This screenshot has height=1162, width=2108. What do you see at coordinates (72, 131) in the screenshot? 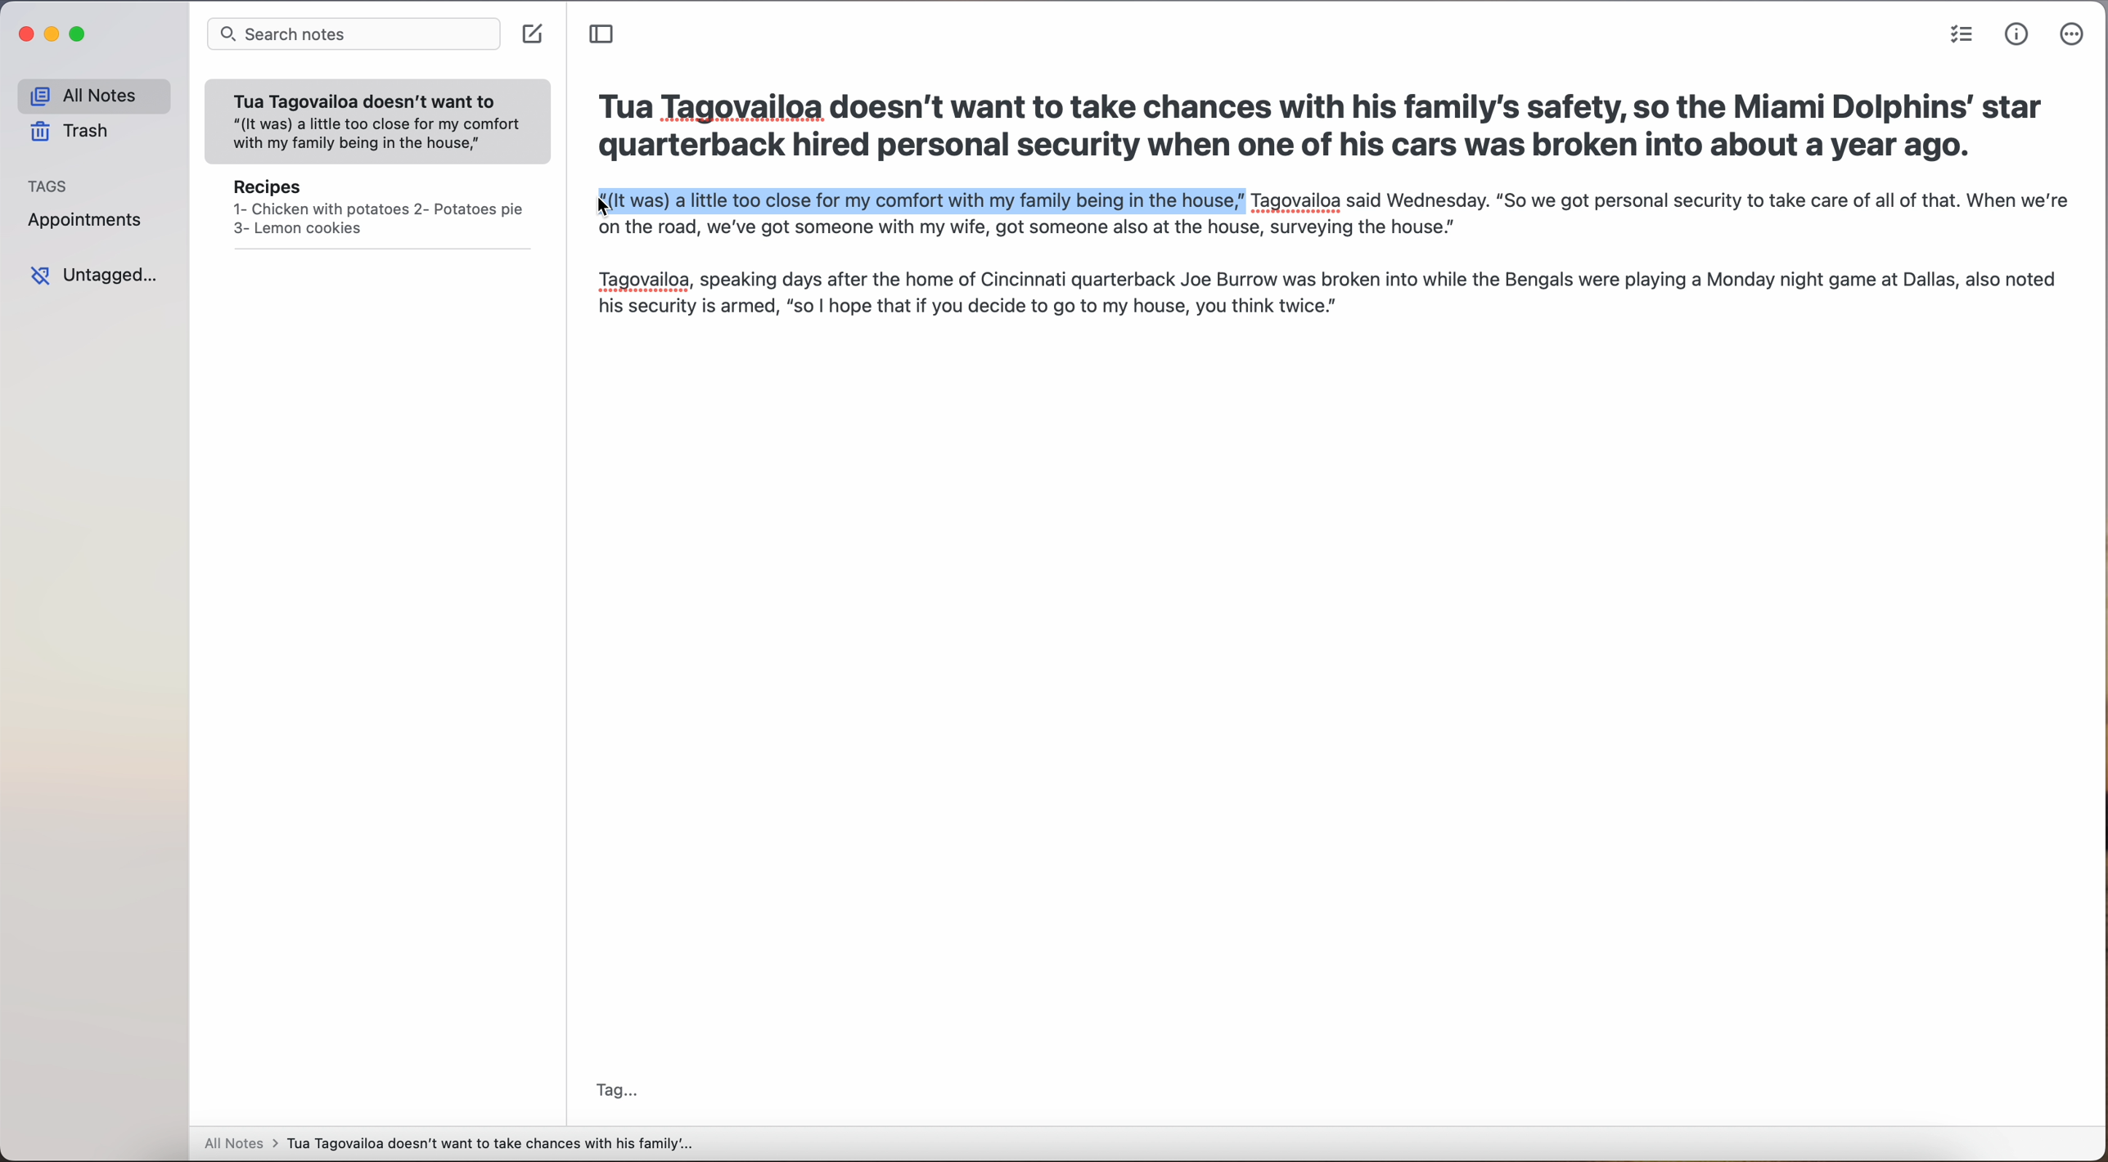
I see `trash` at bounding box center [72, 131].